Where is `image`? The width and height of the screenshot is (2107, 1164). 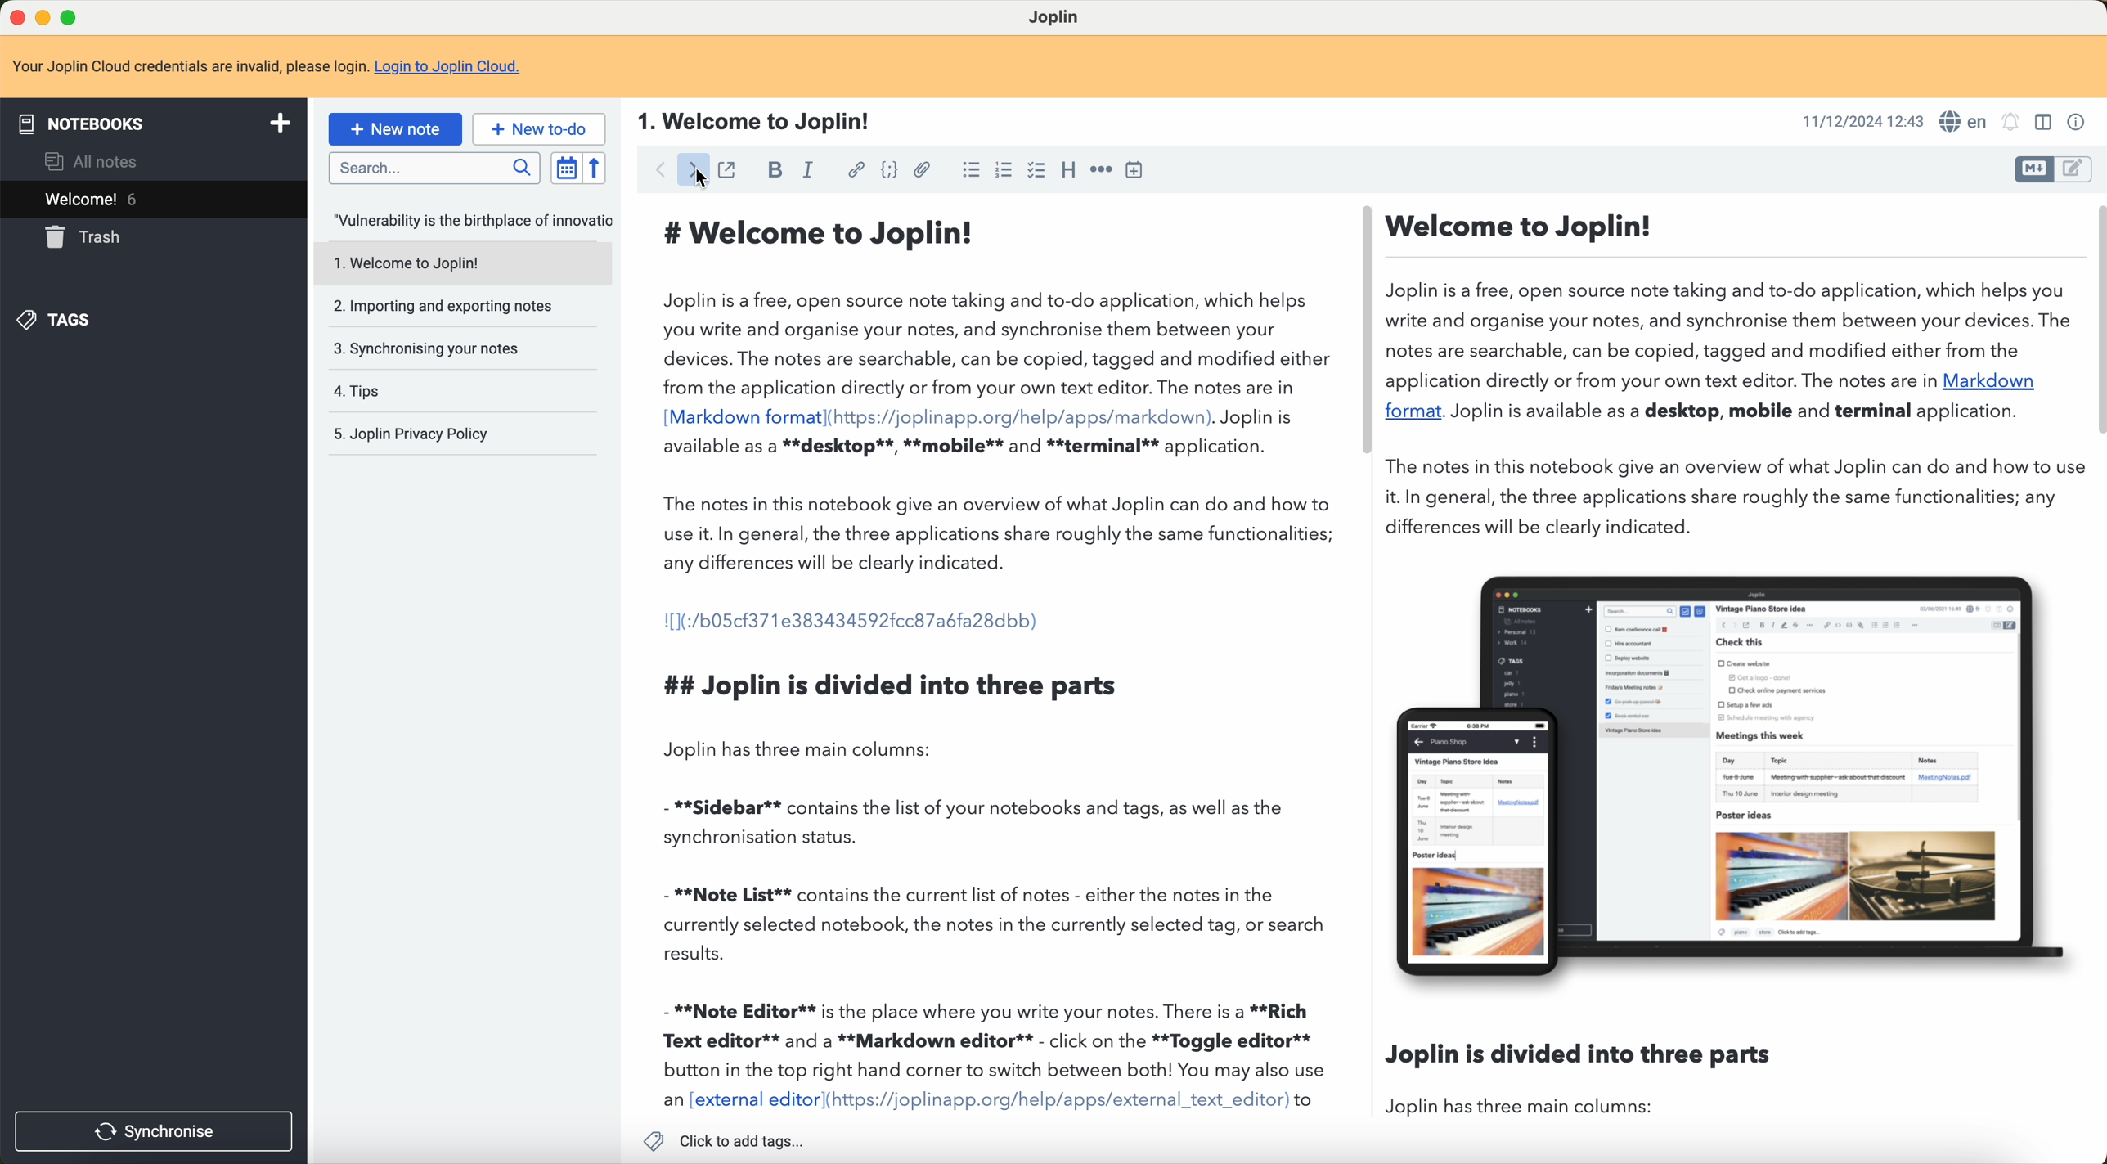
image is located at coordinates (1732, 775).